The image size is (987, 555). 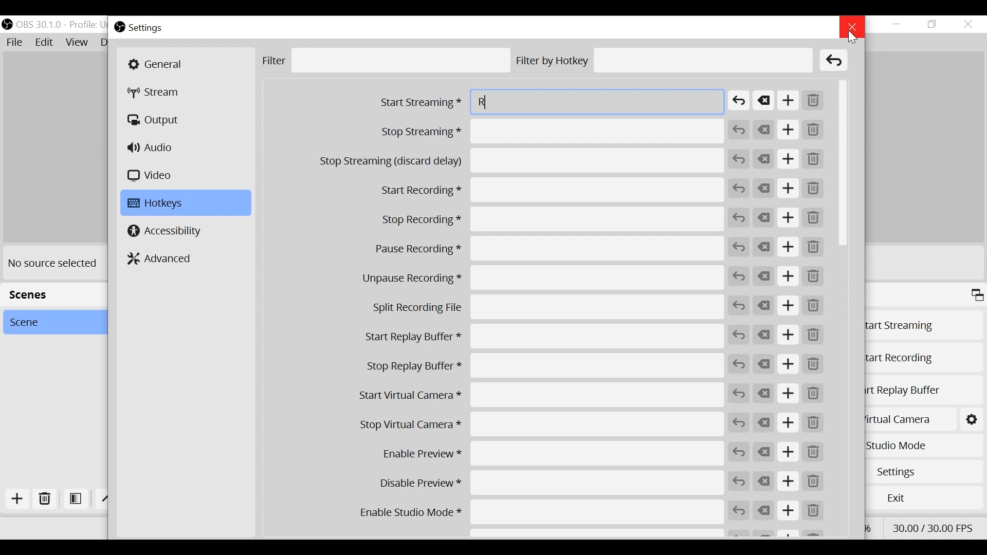 I want to click on Start Replay Buffer, so click(x=922, y=390).